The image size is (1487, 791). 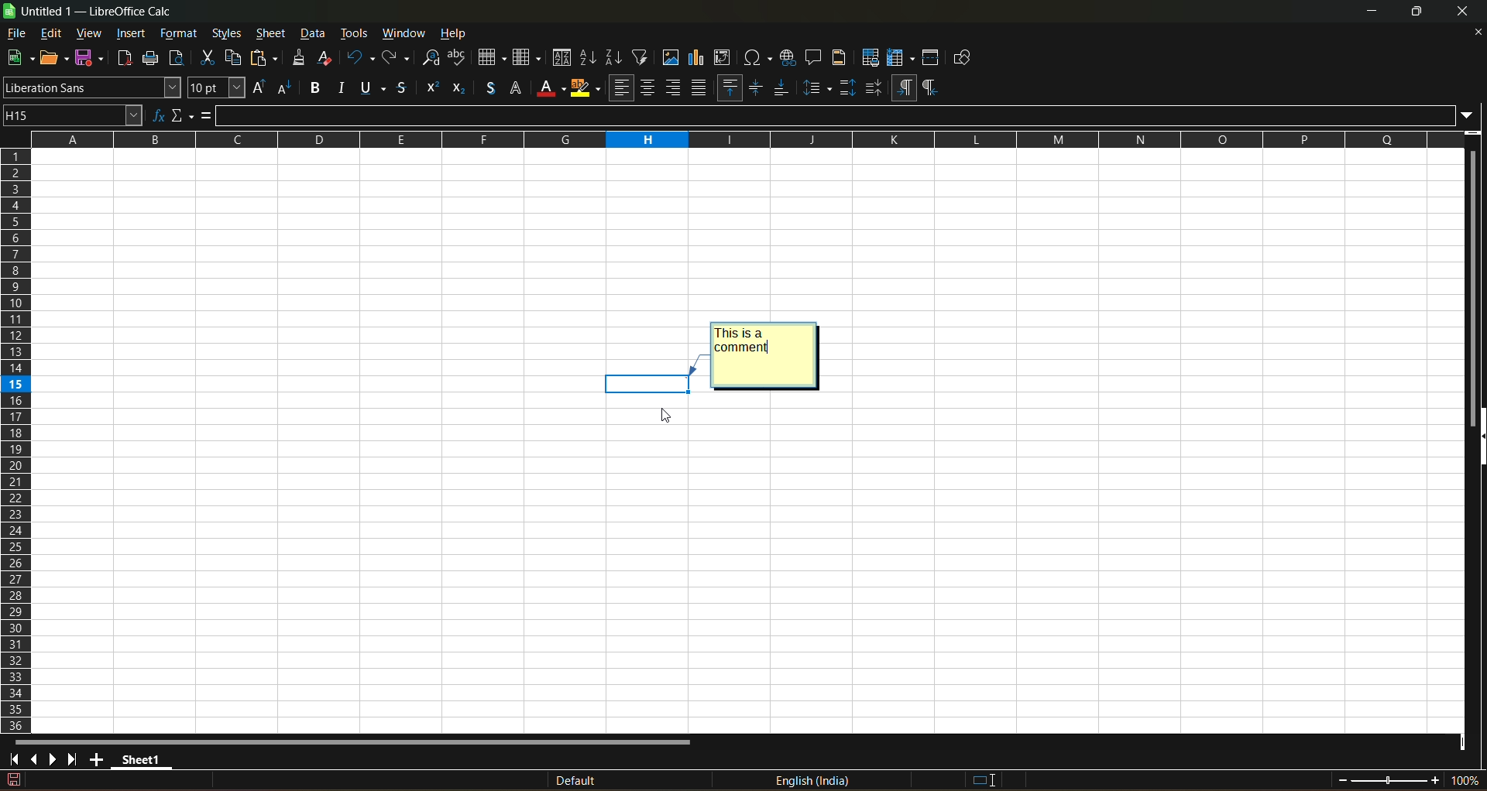 What do you see at coordinates (714, 88) in the screenshot?
I see `format as currency` at bounding box center [714, 88].